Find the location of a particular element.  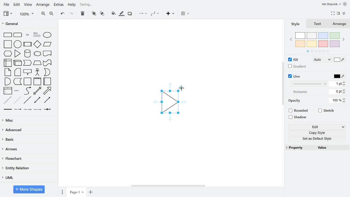

fill color is located at coordinates (339, 60).